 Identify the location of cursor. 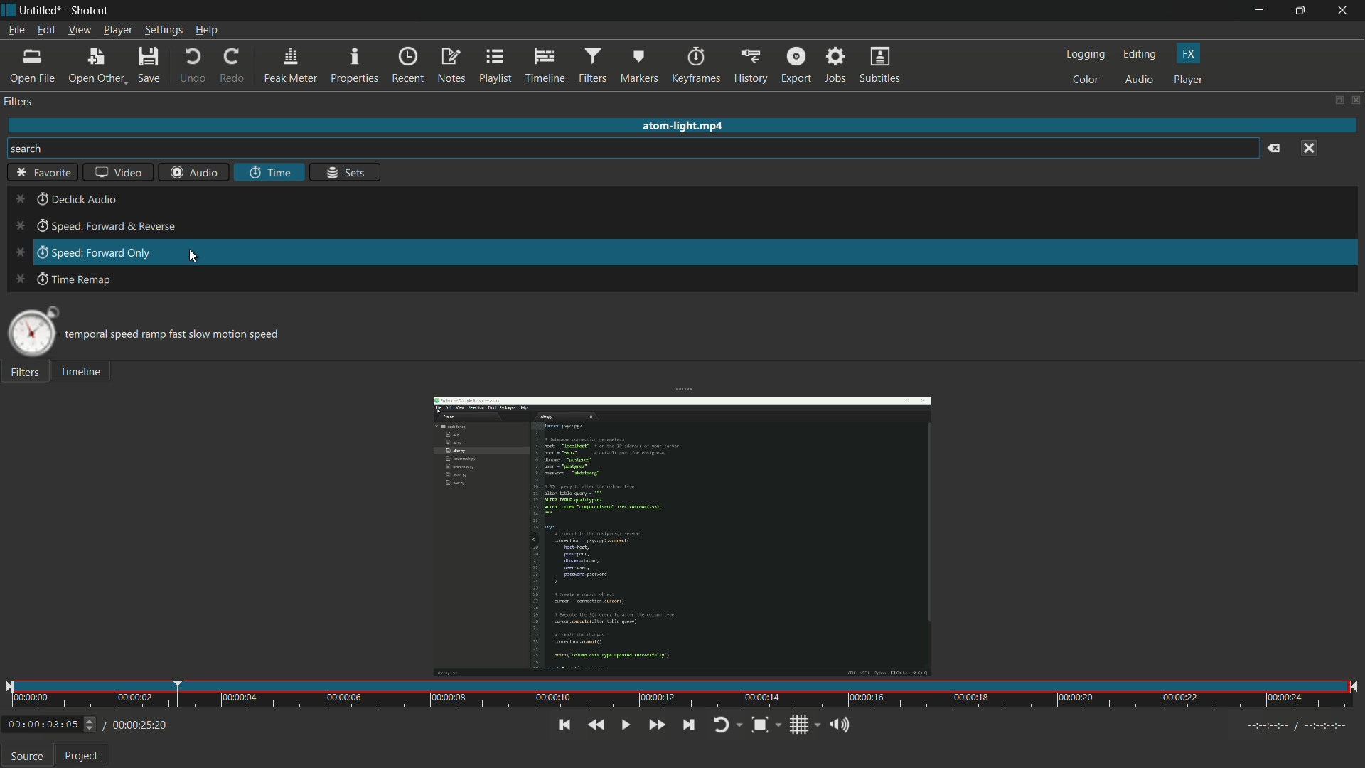
(193, 258).